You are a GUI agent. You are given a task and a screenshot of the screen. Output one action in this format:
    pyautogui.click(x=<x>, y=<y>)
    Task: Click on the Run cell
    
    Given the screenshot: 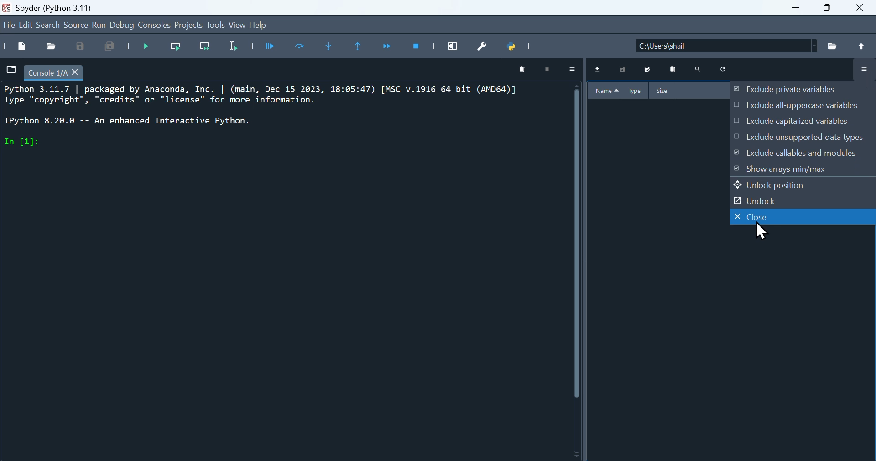 What is the action you would take?
    pyautogui.click(x=273, y=47)
    